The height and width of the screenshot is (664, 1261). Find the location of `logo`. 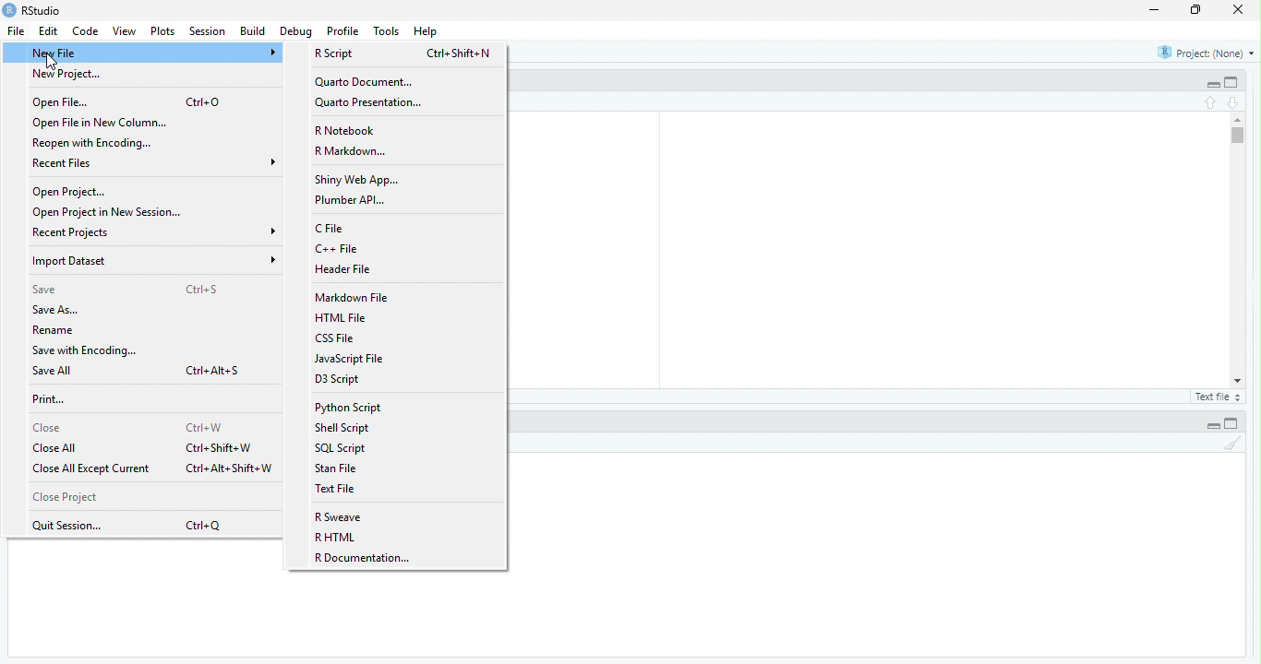

logo is located at coordinates (10, 9).